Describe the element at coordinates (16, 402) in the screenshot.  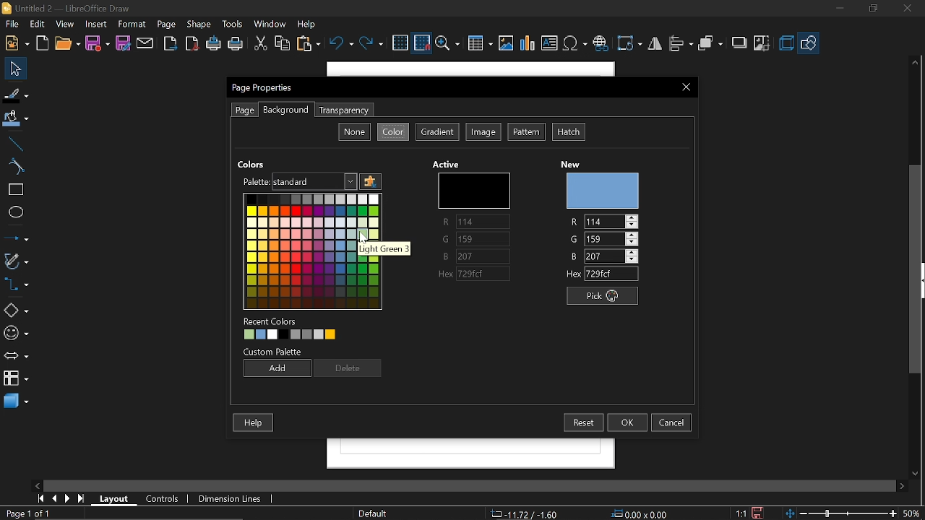
I see `3d shapes` at that location.